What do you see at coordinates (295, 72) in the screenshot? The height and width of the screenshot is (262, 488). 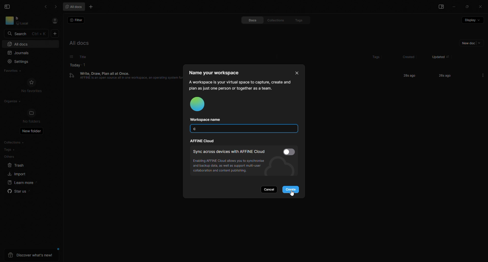 I see `close` at bounding box center [295, 72].